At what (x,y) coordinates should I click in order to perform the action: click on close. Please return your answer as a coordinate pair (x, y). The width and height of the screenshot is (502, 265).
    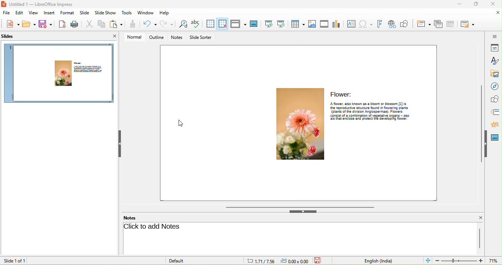
    Looking at the image, I should click on (116, 36).